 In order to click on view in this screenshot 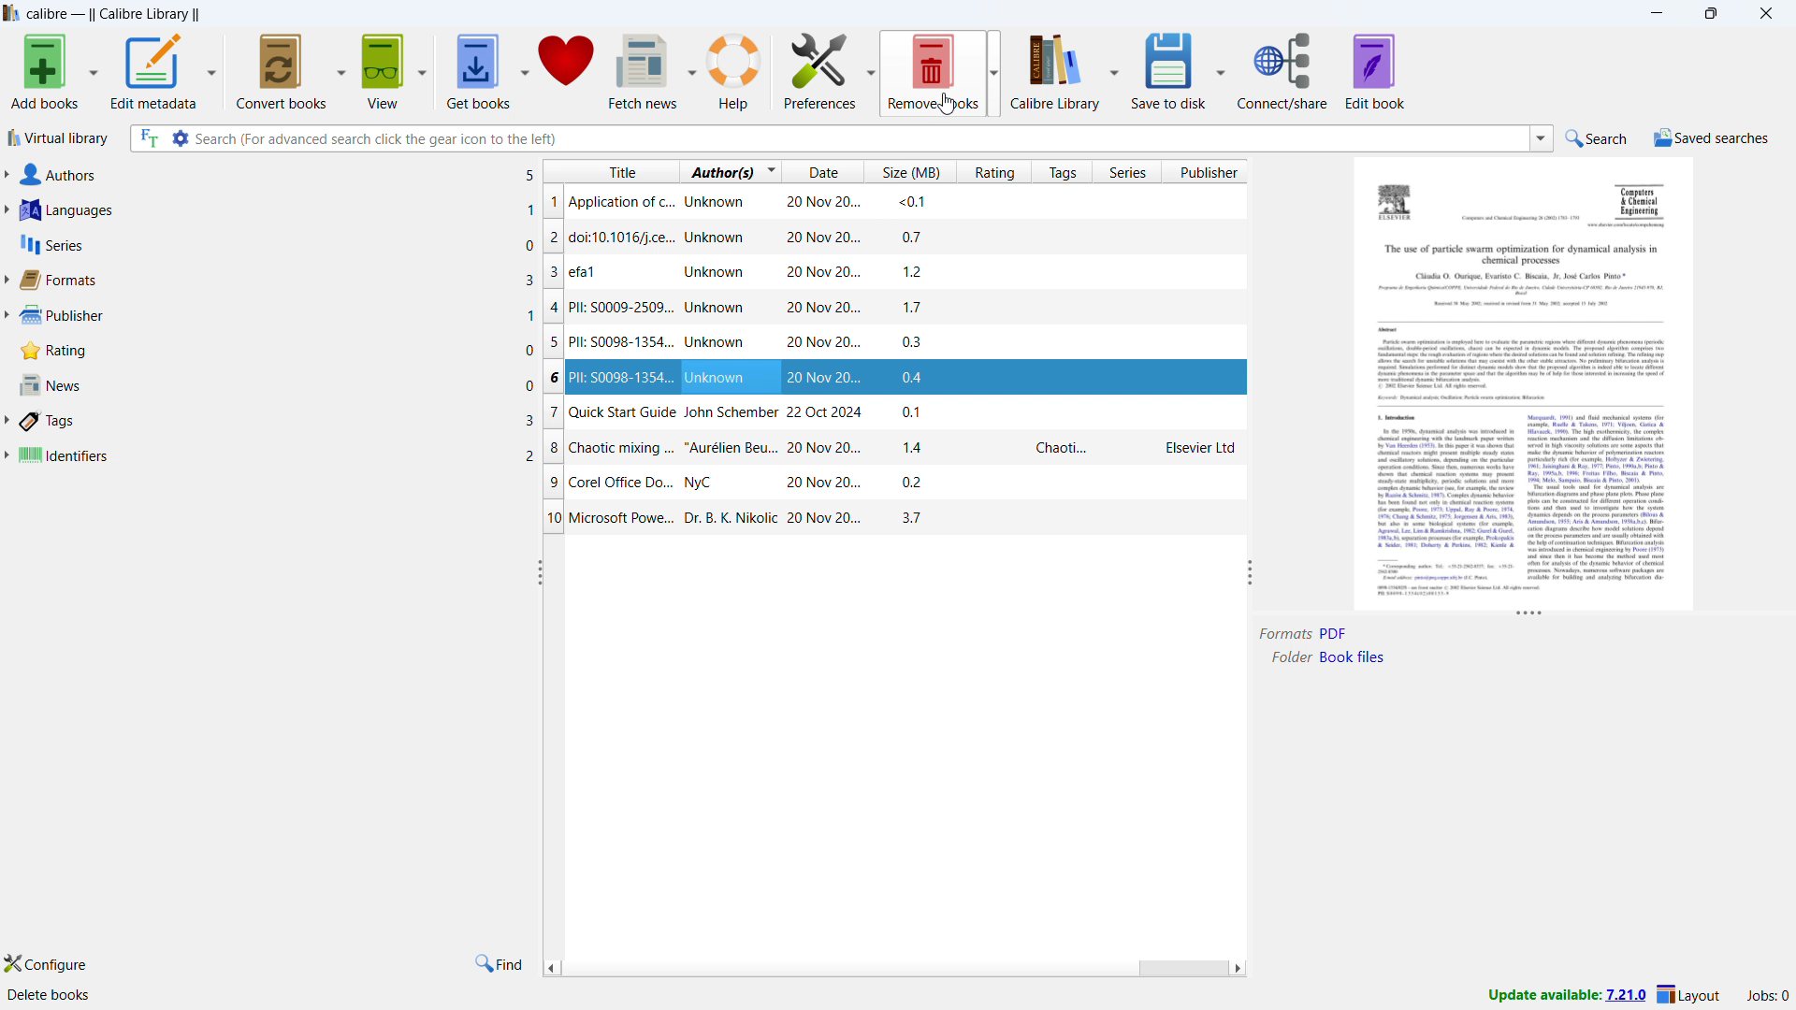, I will do `click(384, 69)`.